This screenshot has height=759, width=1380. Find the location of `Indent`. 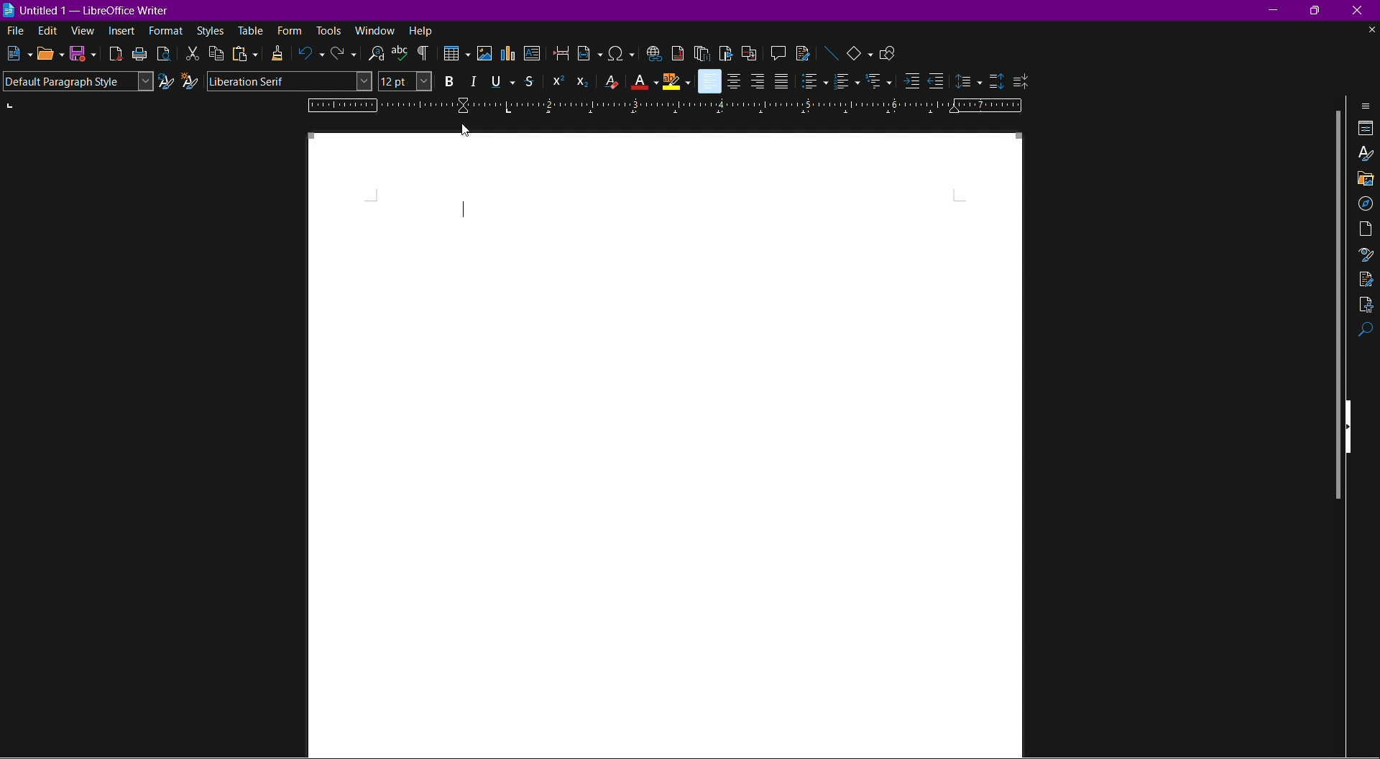

Indent is located at coordinates (423, 54).